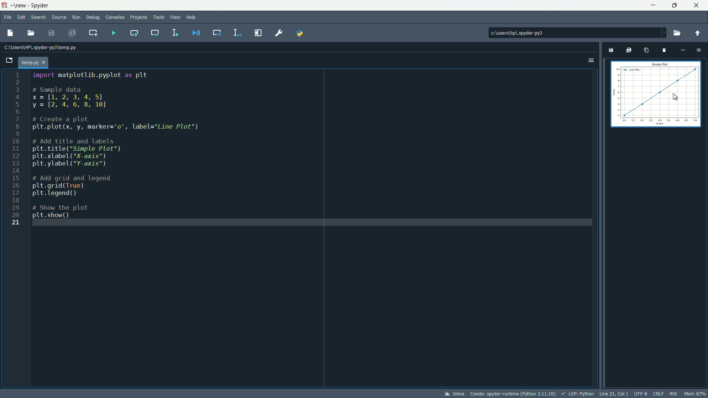 The height and width of the screenshot is (398, 708). I want to click on run current cell, so click(132, 32).